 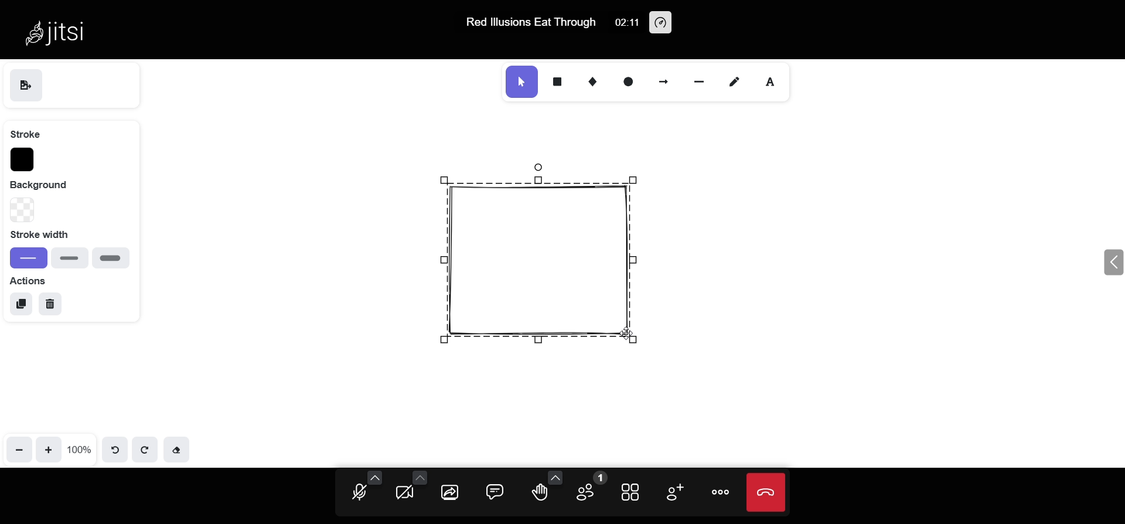 I want to click on performance setting, so click(x=662, y=22).